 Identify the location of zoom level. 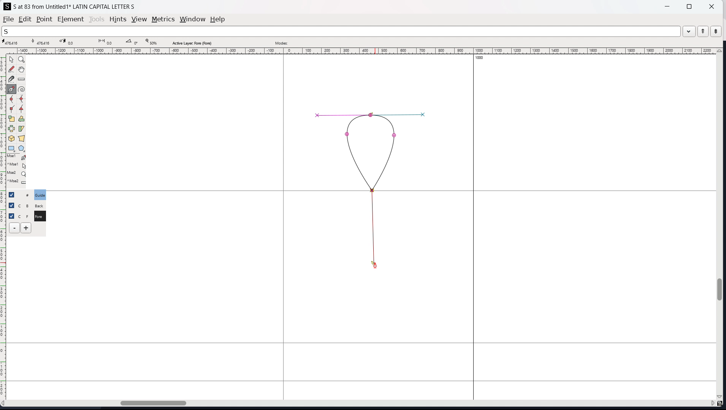
(151, 42).